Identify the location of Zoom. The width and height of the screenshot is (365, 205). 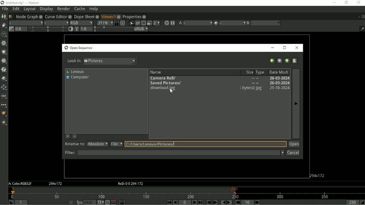
(104, 23).